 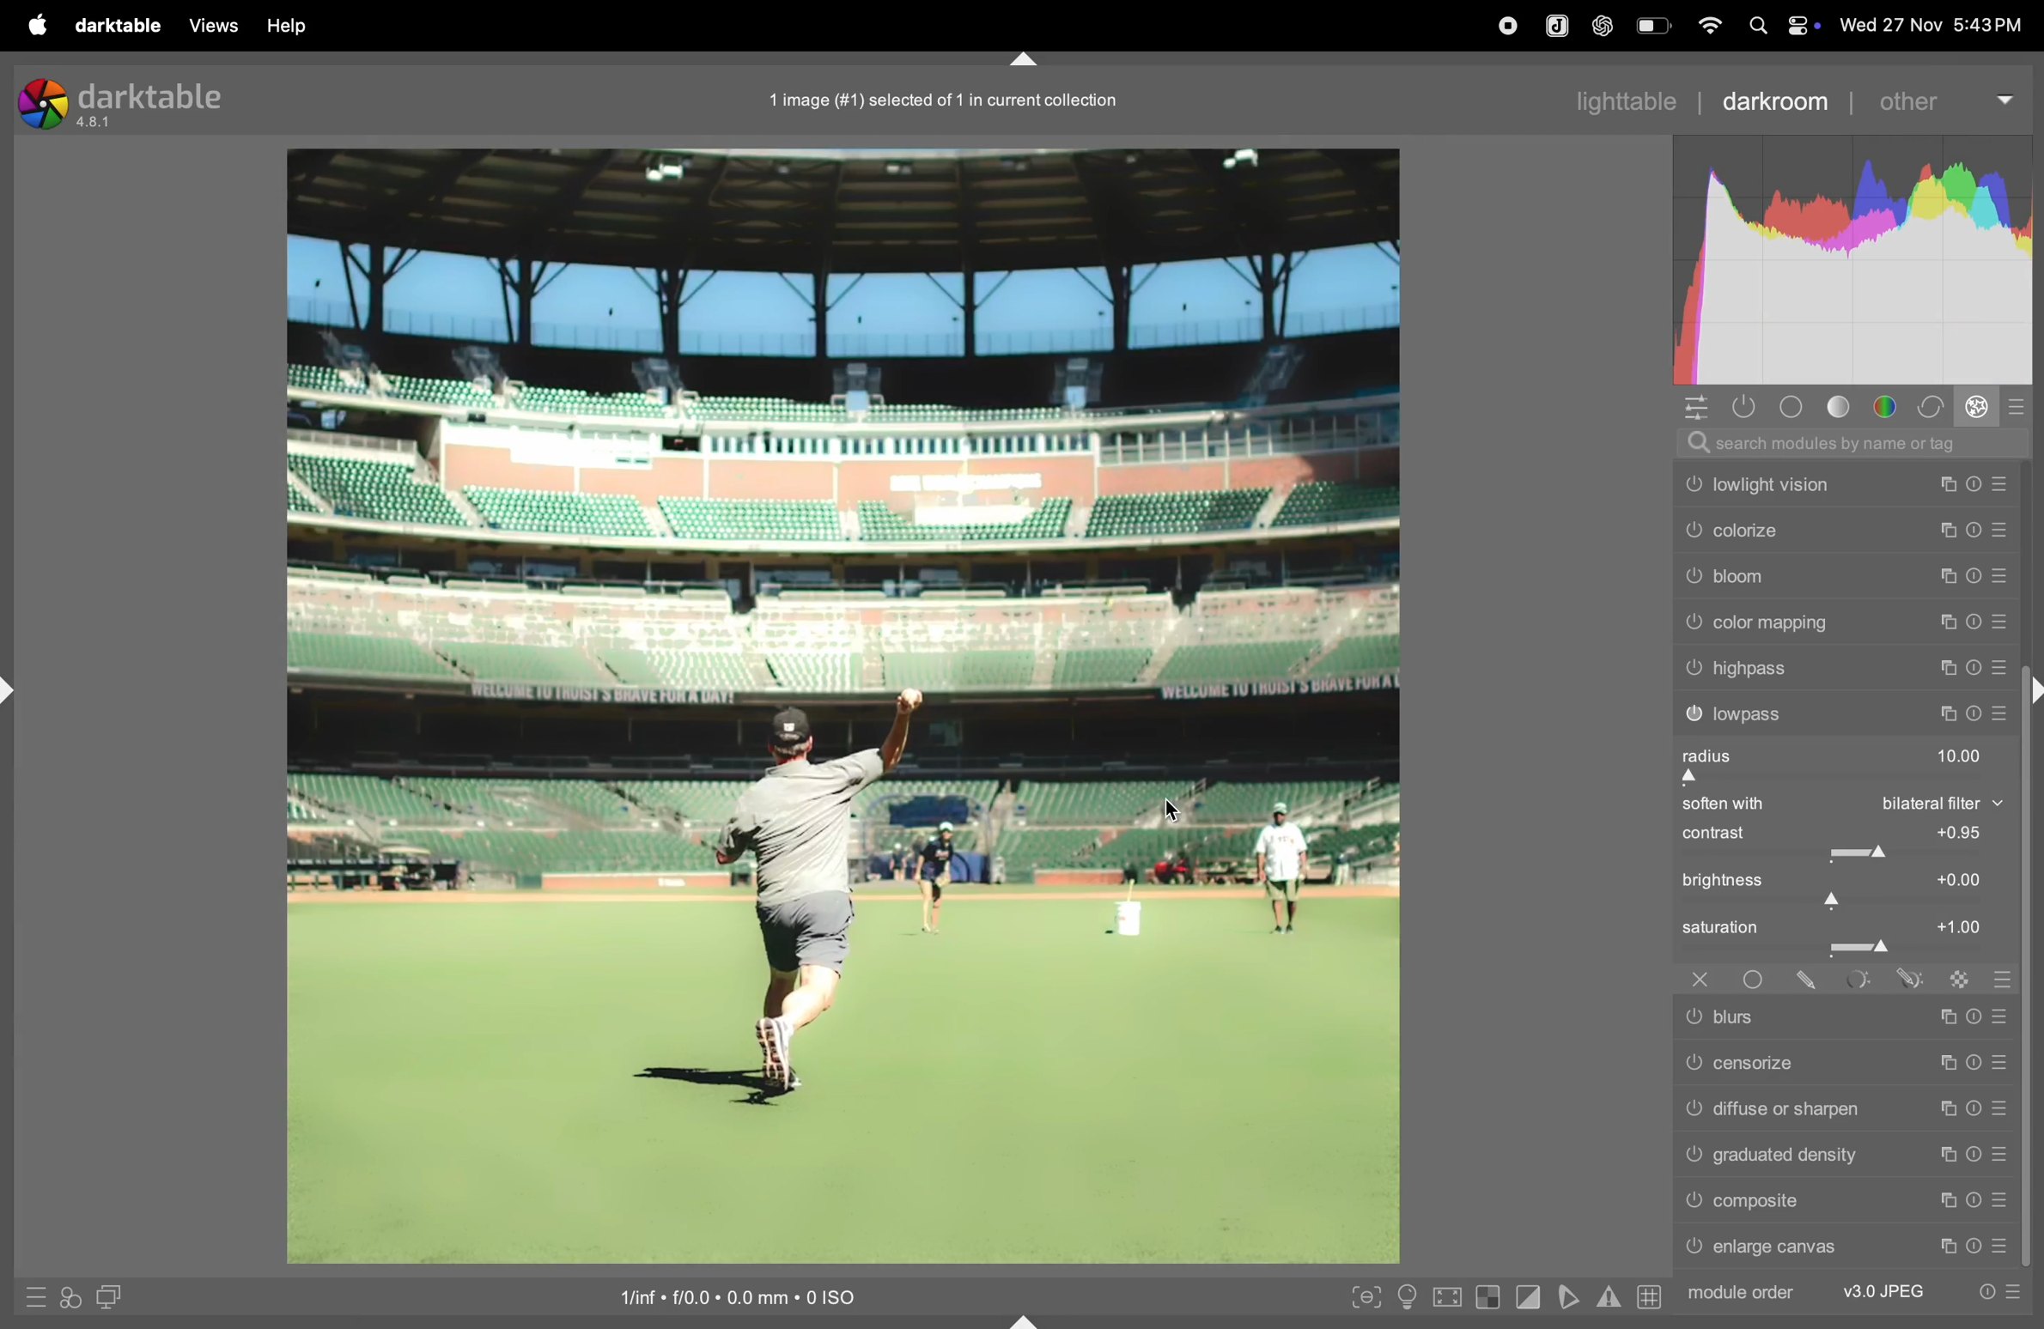 What do you see at coordinates (2032, 998) in the screenshot?
I see `scroll bar` at bounding box center [2032, 998].